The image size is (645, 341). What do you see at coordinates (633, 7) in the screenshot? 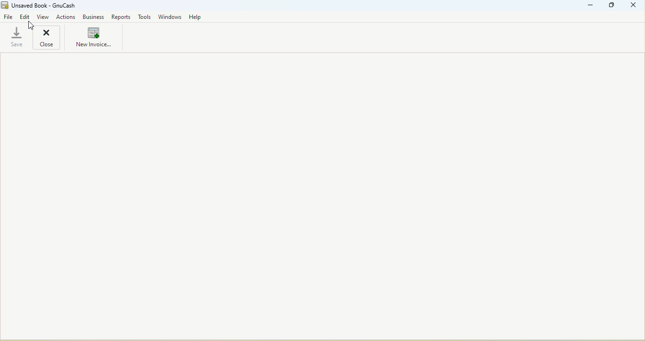
I see `Close` at bounding box center [633, 7].